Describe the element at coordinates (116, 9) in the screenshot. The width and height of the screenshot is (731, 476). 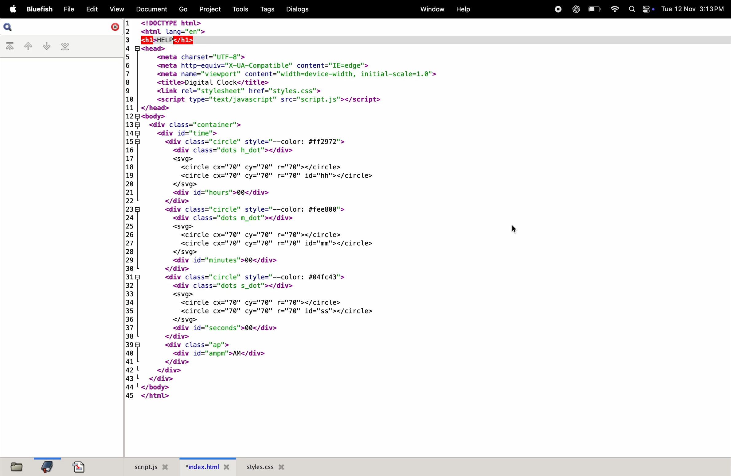
I see `view` at that location.